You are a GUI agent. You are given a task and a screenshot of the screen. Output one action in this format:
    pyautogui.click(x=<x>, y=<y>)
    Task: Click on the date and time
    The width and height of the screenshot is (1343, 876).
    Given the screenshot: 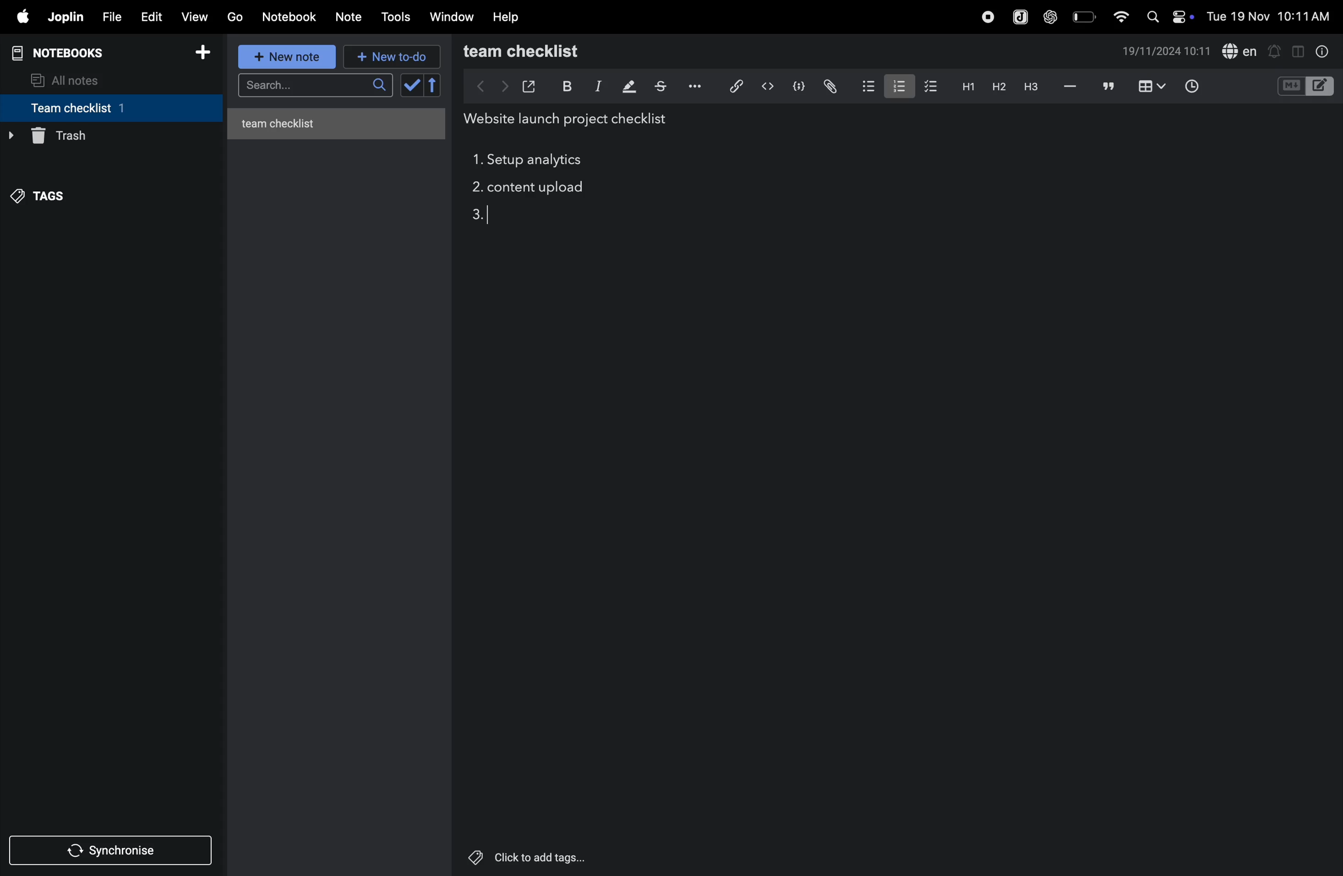 What is the action you would take?
    pyautogui.click(x=1270, y=17)
    